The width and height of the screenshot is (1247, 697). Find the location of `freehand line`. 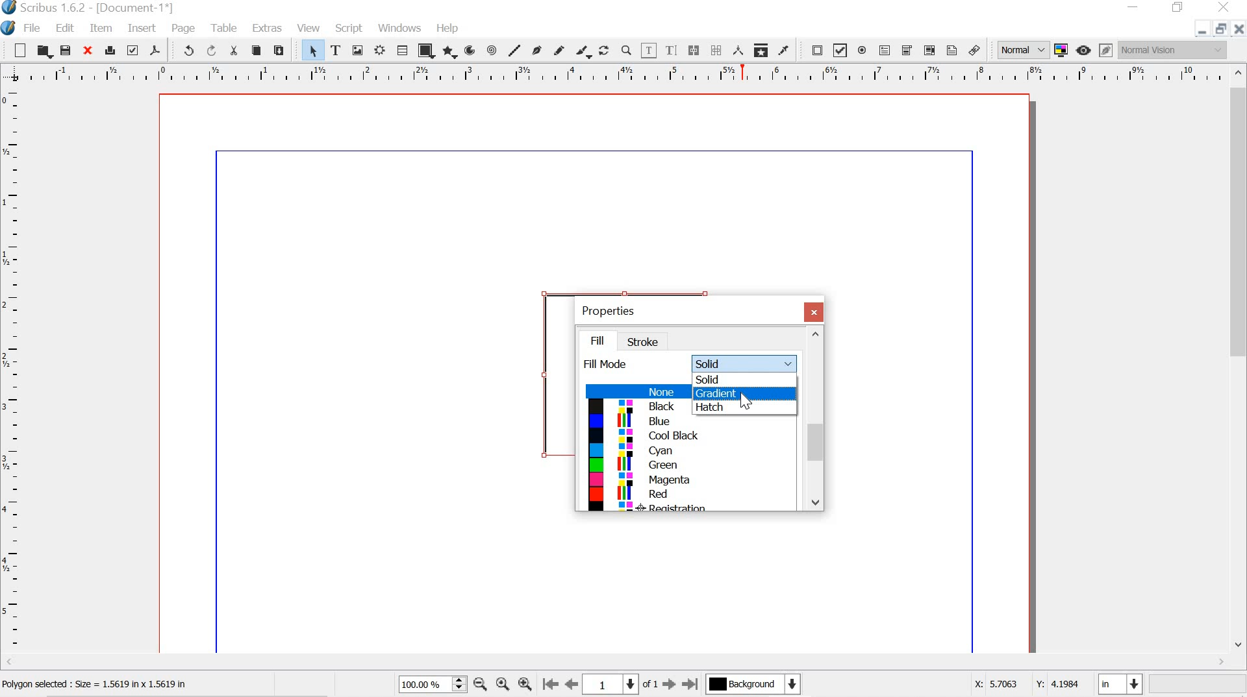

freehand line is located at coordinates (559, 49).